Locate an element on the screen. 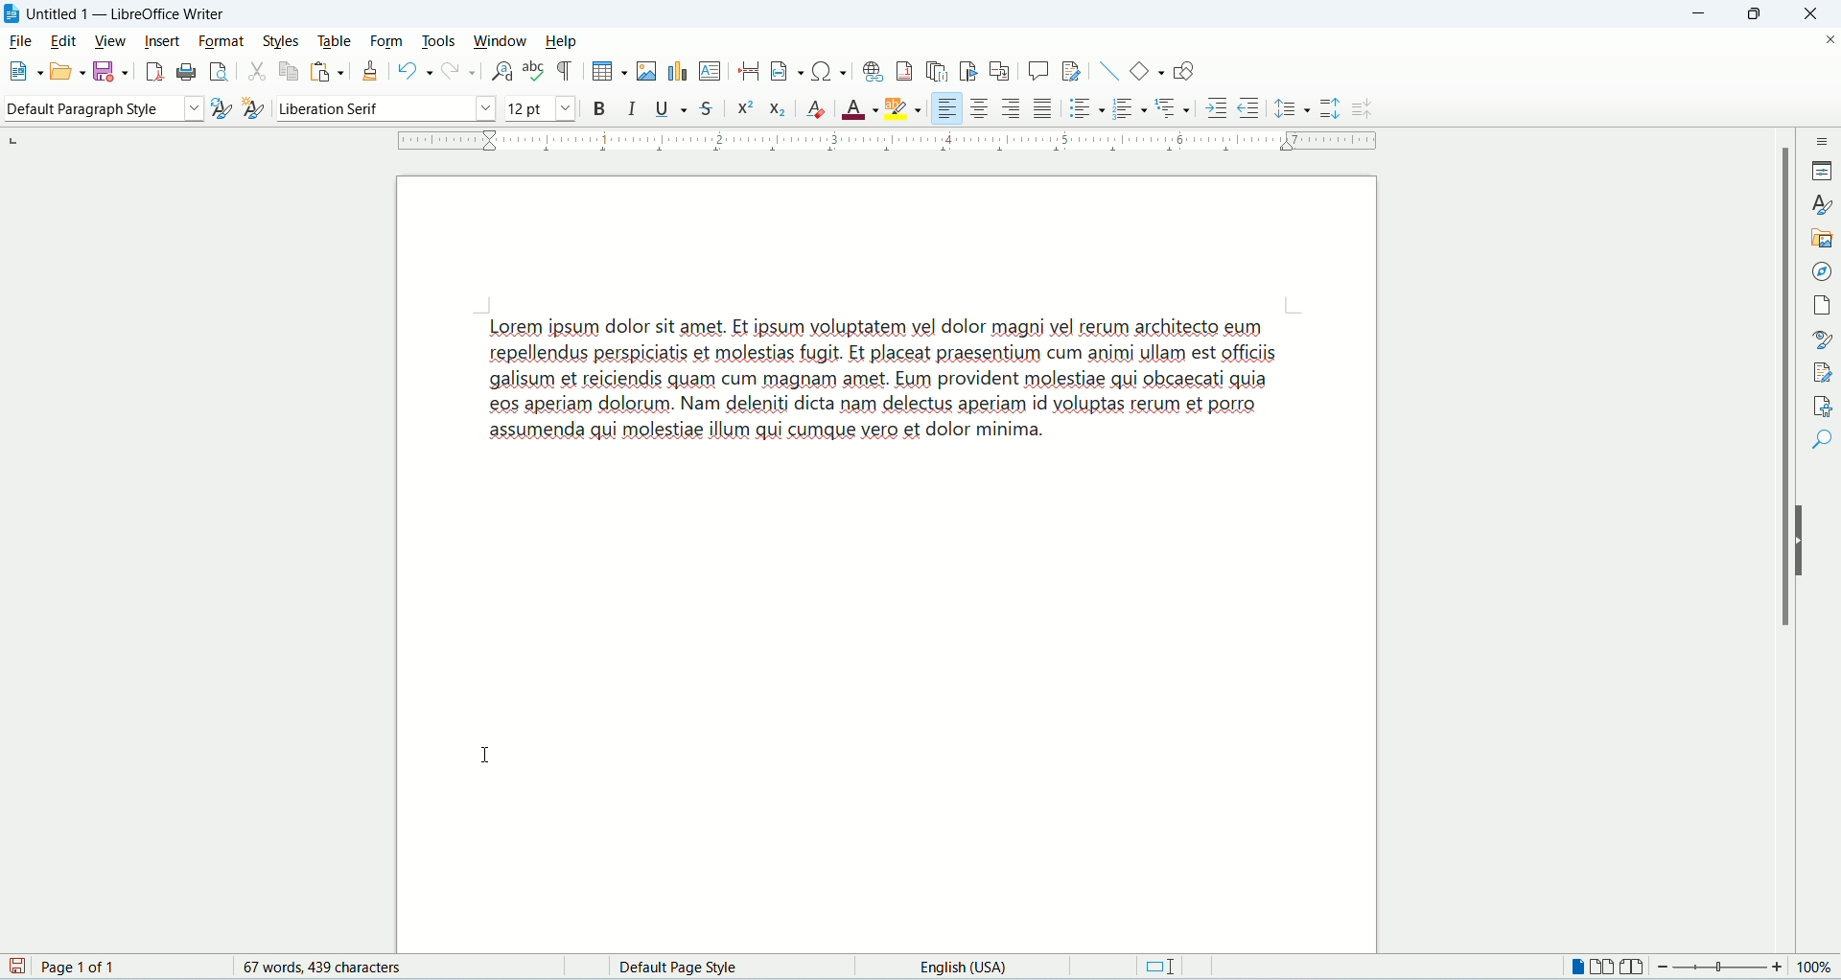  file is located at coordinates (21, 41).